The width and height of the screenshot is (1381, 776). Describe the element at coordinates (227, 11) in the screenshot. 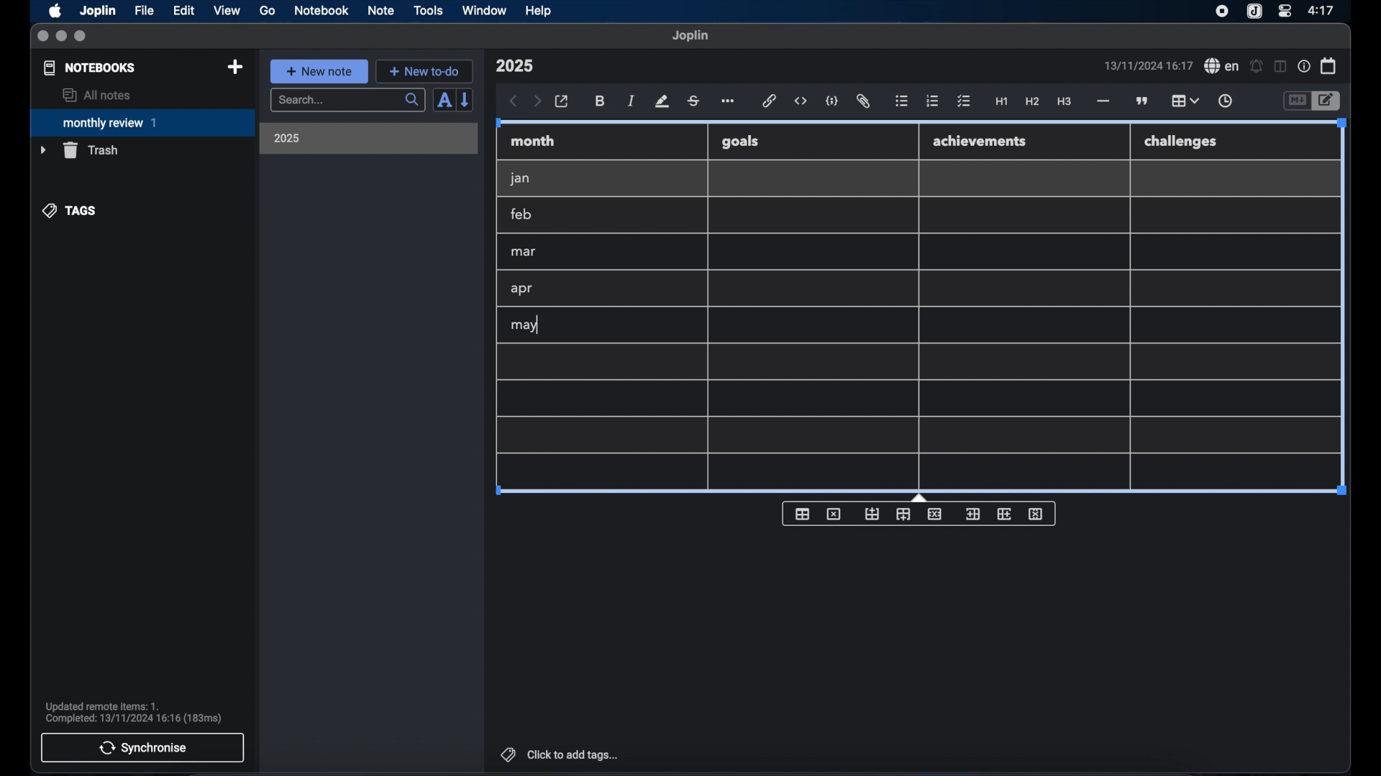

I see `view` at that location.